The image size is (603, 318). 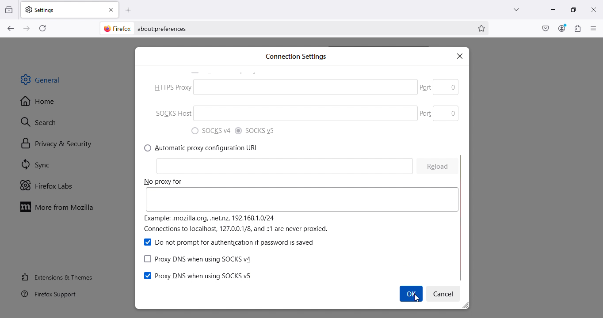 What do you see at coordinates (416, 300) in the screenshot?
I see `cursor` at bounding box center [416, 300].